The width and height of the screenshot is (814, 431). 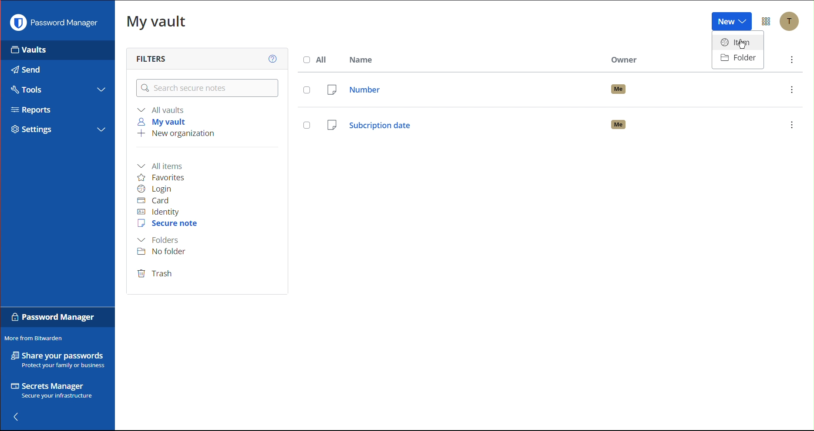 I want to click on Folder, so click(x=737, y=60).